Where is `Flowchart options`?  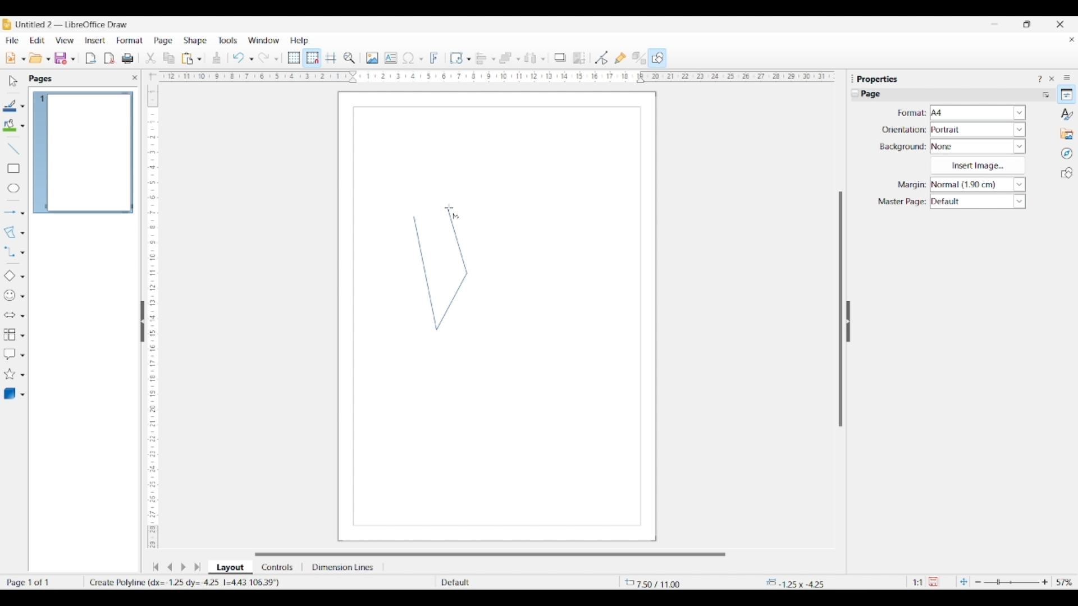
Flowchart options is located at coordinates (22, 336).